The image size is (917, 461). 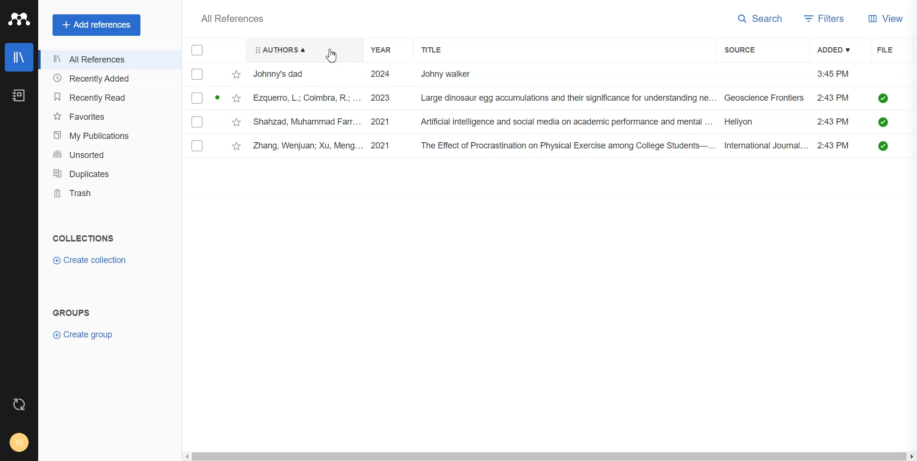 What do you see at coordinates (387, 50) in the screenshot?
I see `Year` at bounding box center [387, 50].